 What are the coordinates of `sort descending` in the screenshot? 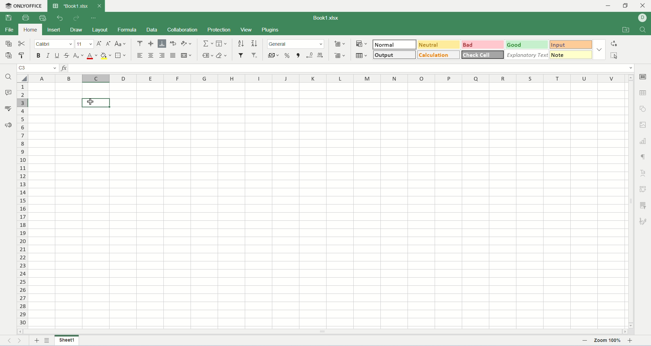 It's located at (254, 43).